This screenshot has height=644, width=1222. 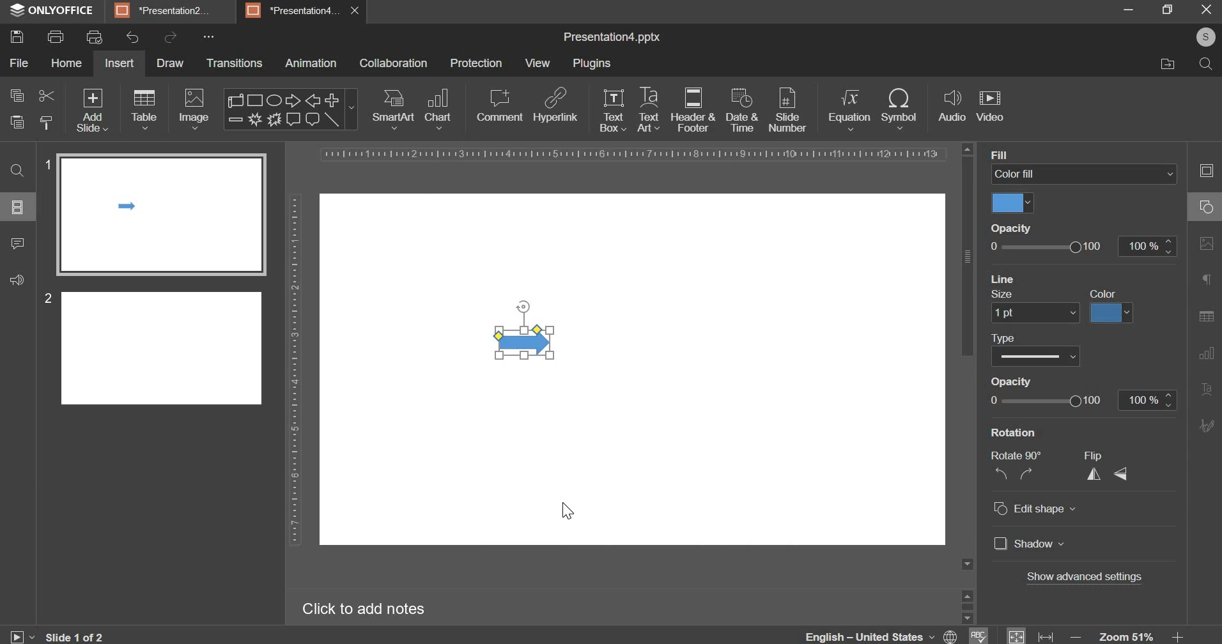 I want to click on language, so click(x=881, y=633).